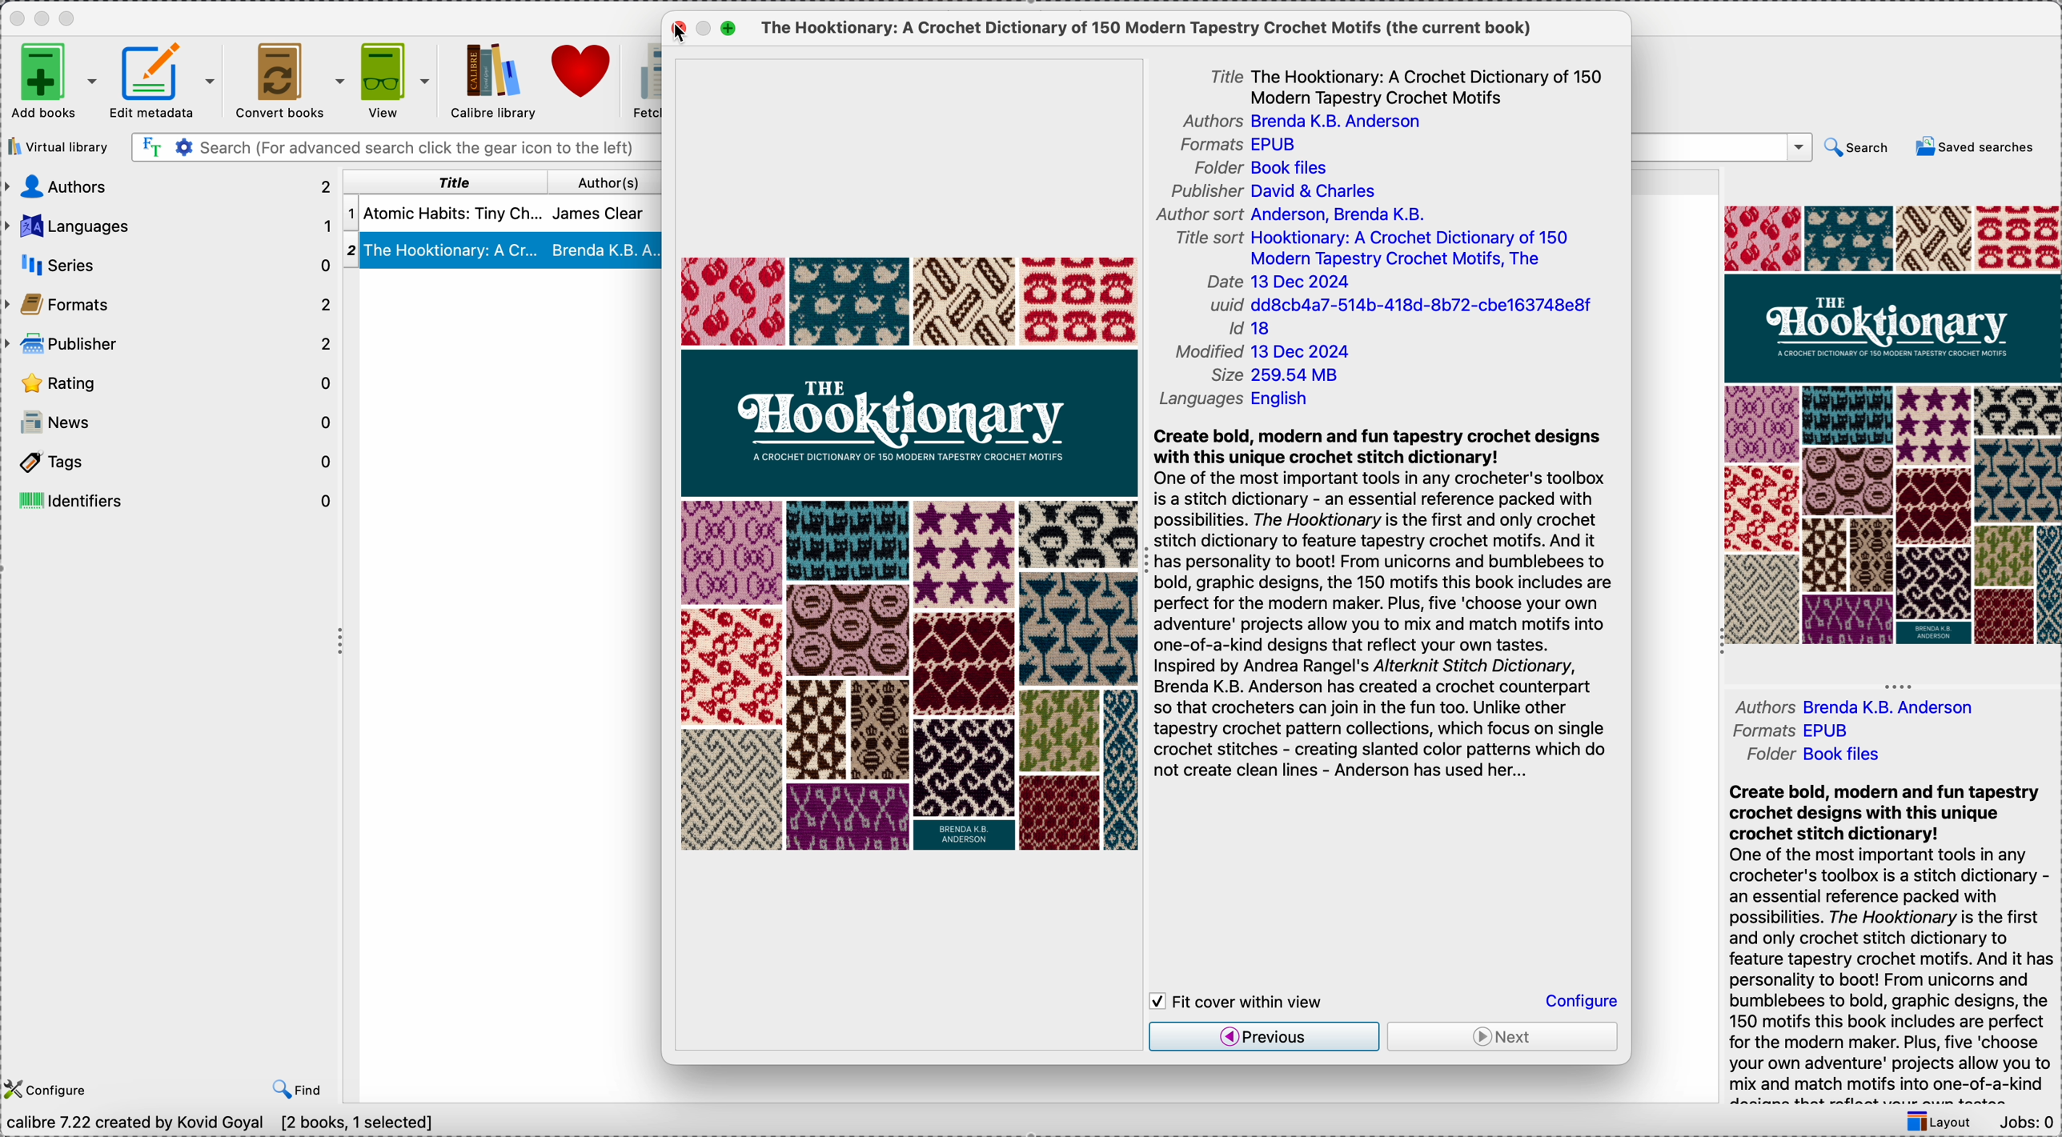 The width and height of the screenshot is (2062, 1137). What do you see at coordinates (579, 72) in the screenshot?
I see `donate` at bounding box center [579, 72].